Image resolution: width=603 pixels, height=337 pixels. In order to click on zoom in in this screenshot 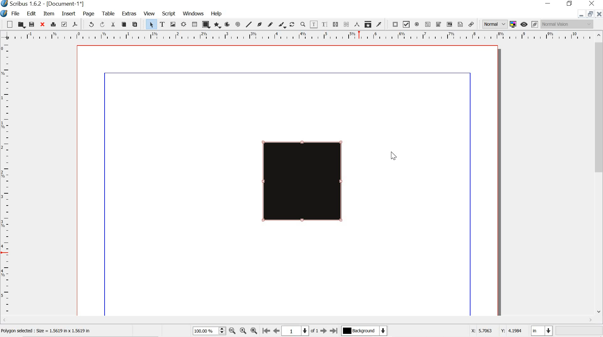, I will do `click(254, 331)`.